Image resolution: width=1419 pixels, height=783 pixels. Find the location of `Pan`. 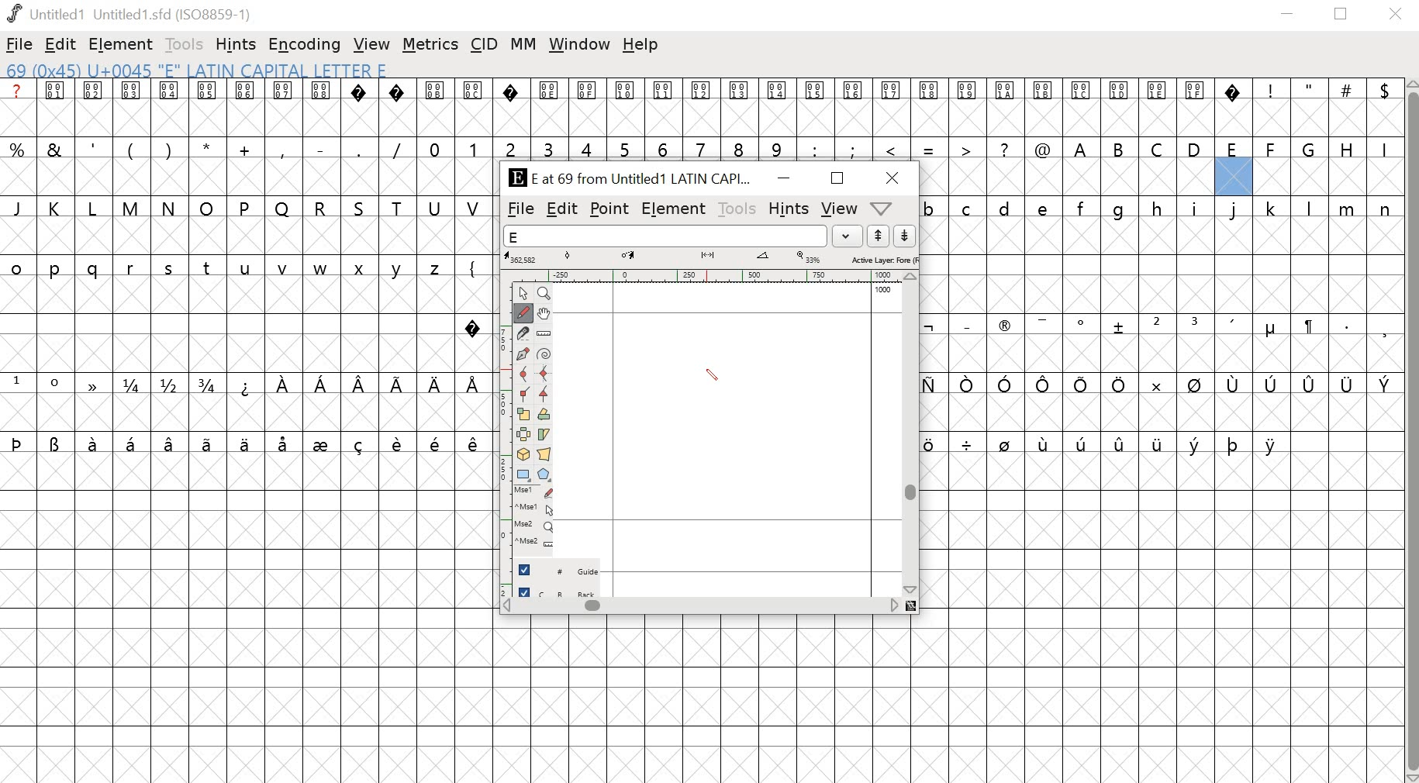

Pan is located at coordinates (547, 313).